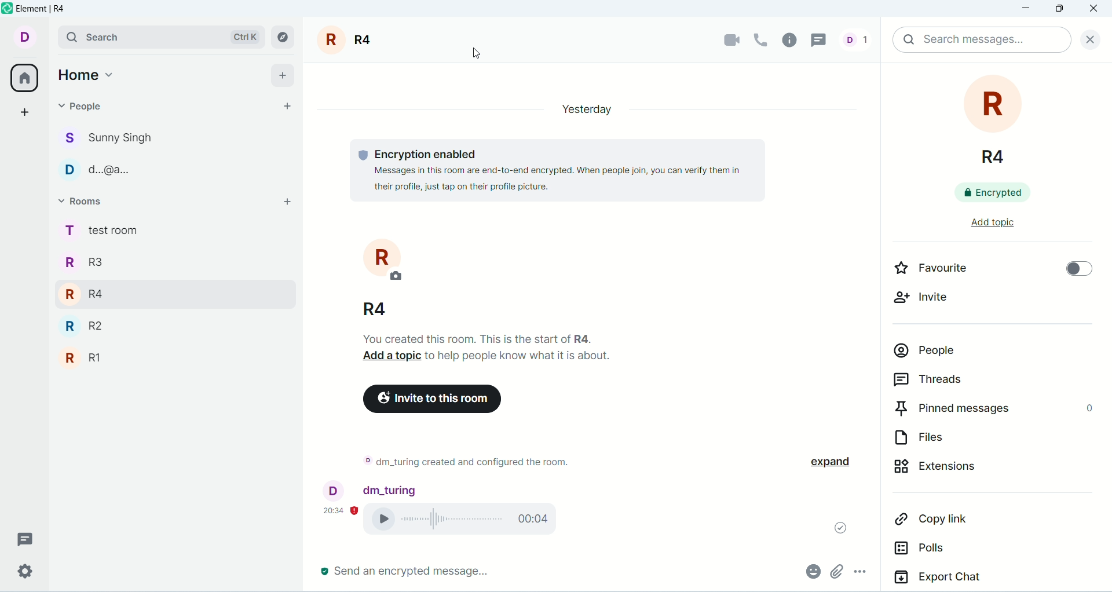 Image resolution: width=1112 pixels, height=592 pixels. What do you see at coordinates (762, 39) in the screenshot?
I see `voice call` at bounding box center [762, 39].